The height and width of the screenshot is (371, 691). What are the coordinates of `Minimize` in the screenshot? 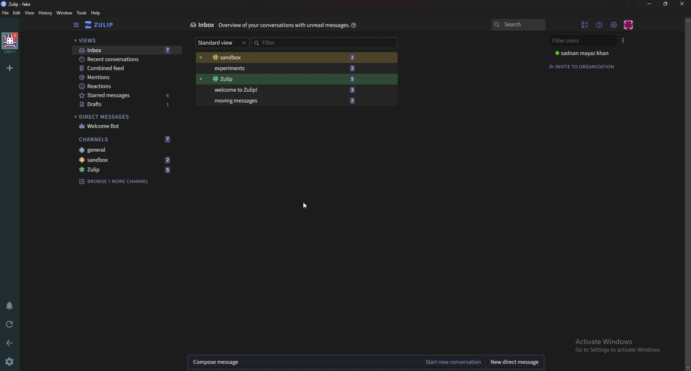 It's located at (650, 4).